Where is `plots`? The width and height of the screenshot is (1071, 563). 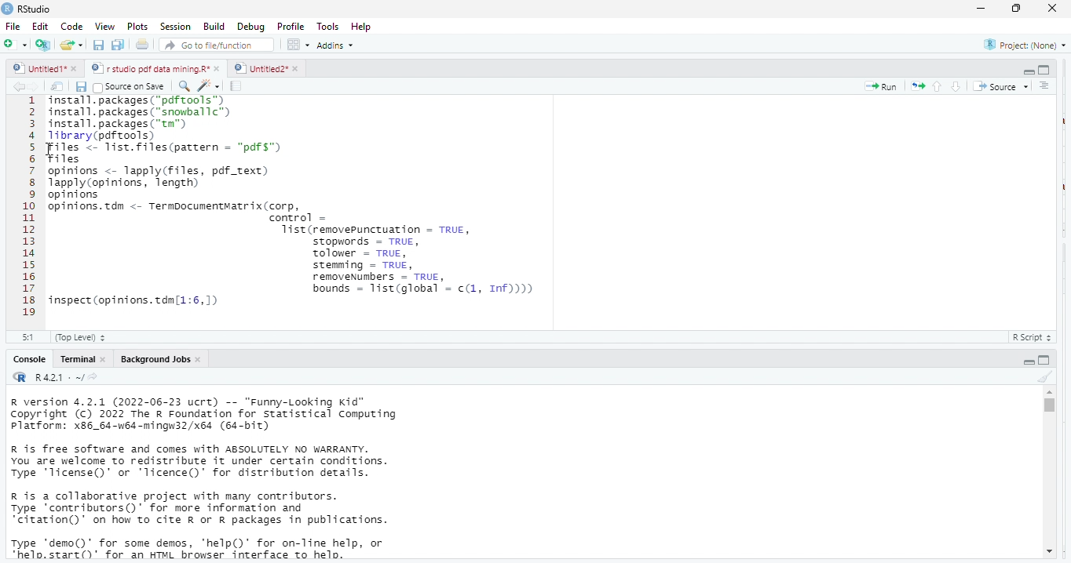
plots is located at coordinates (137, 27).